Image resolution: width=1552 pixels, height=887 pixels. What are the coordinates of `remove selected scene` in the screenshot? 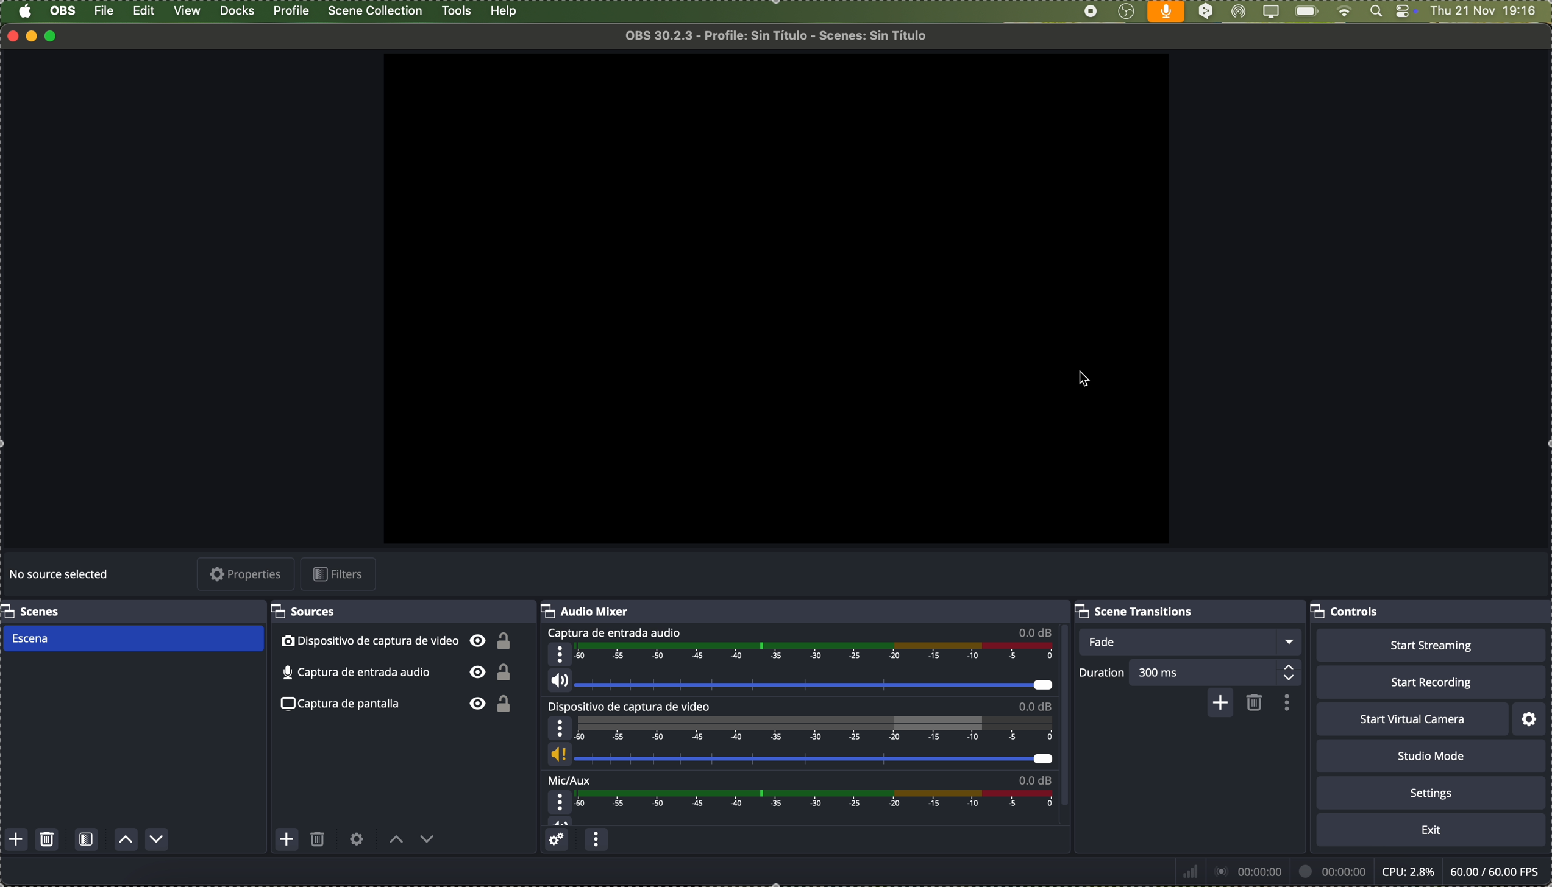 It's located at (48, 840).